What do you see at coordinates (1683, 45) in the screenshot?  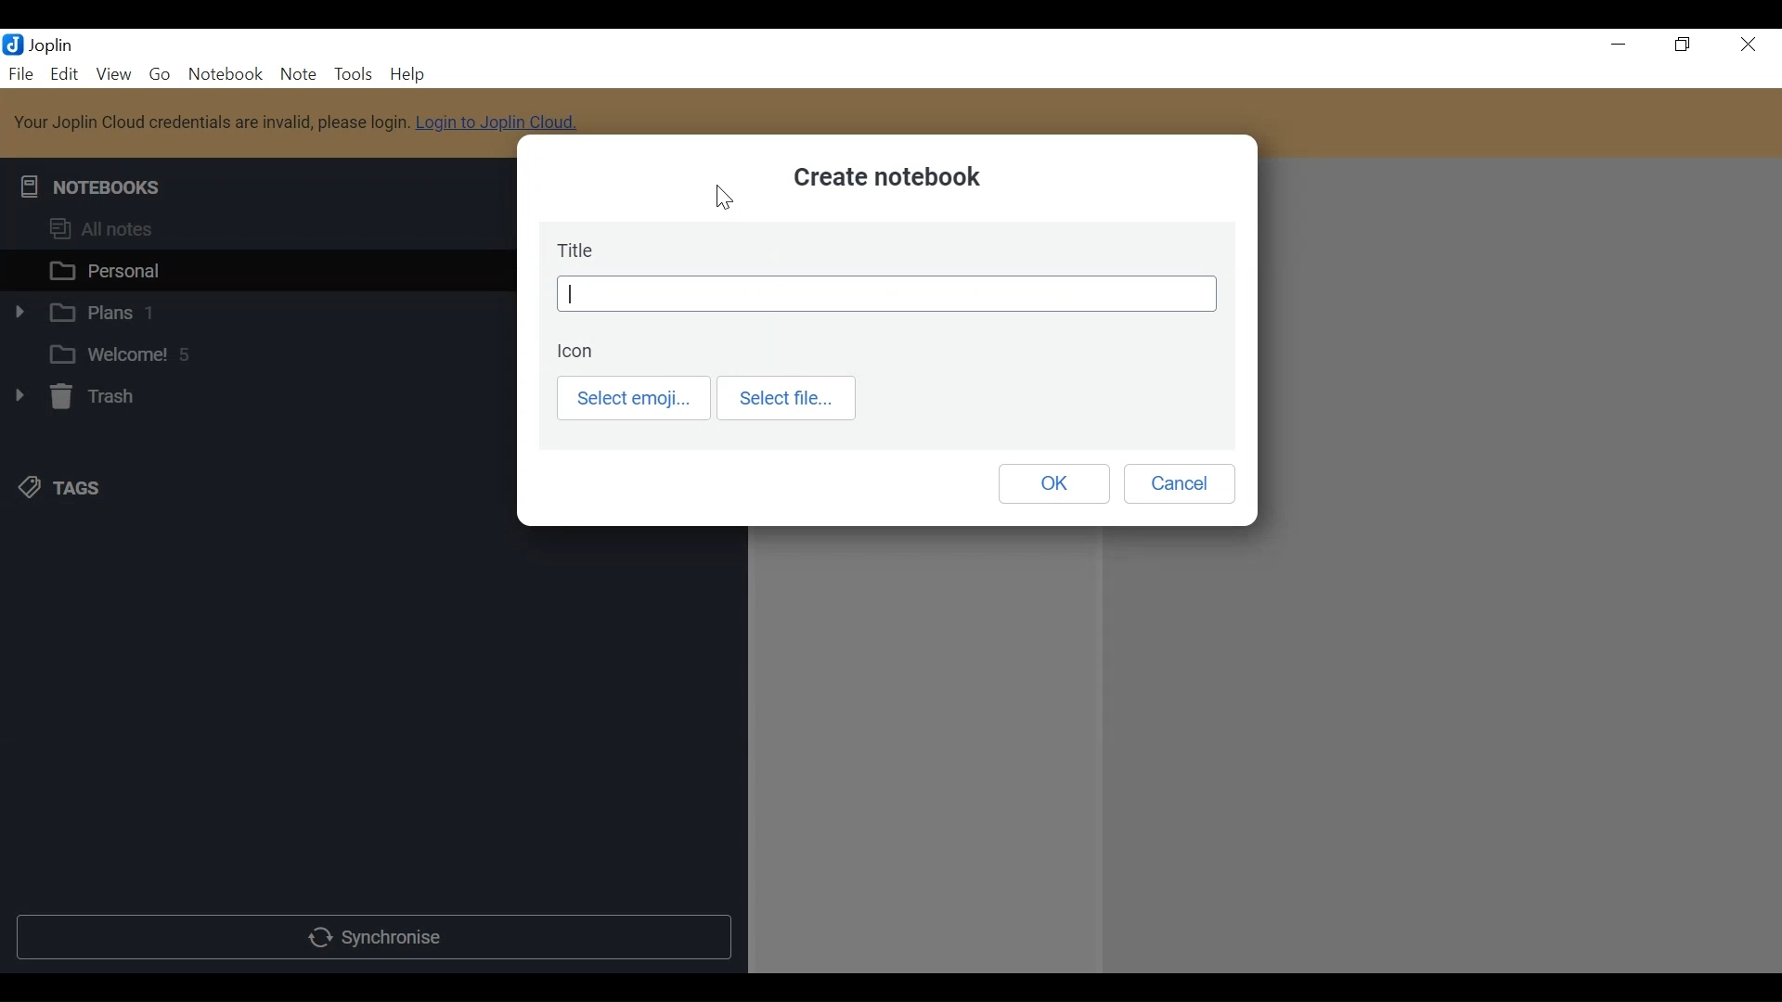 I see `restore` at bounding box center [1683, 45].